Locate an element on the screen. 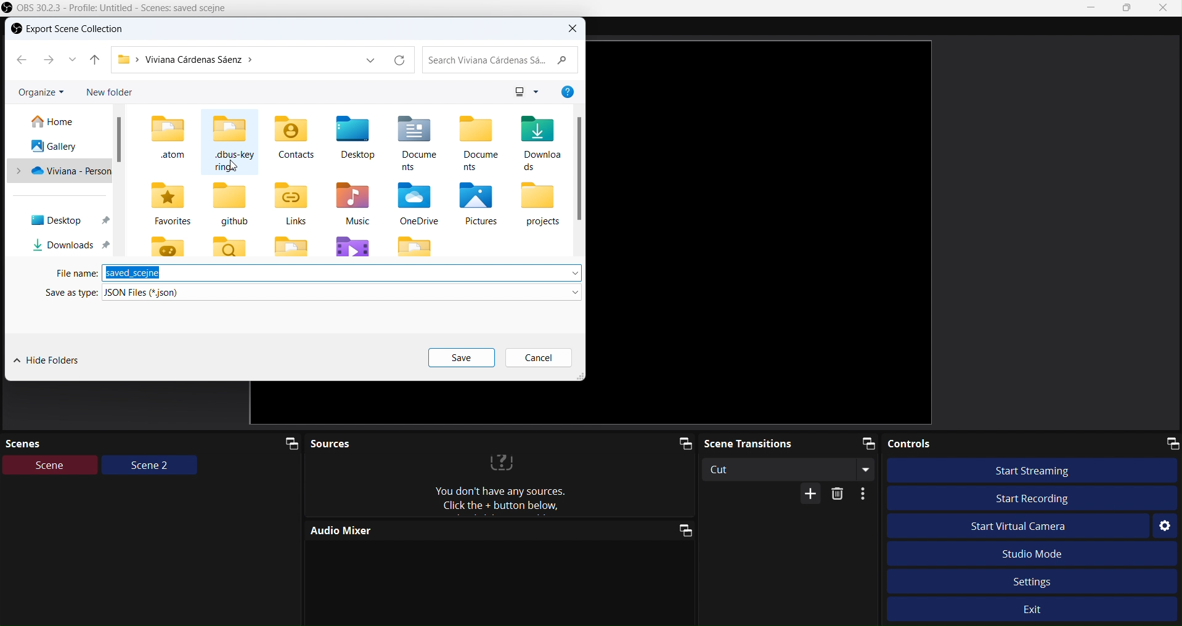 This screenshot has width=1182, height=626. Audio Mixer is located at coordinates (499, 529).